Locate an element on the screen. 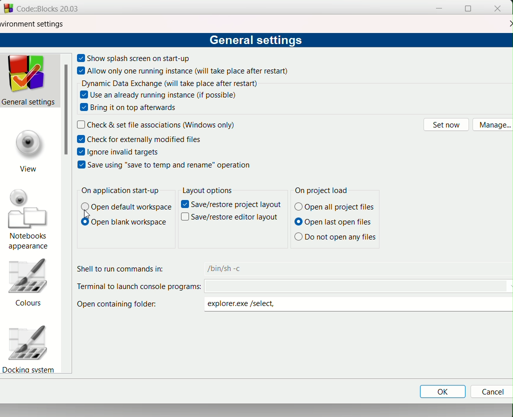  Code:Blocks 20.03 is located at coordinates (53, 8).